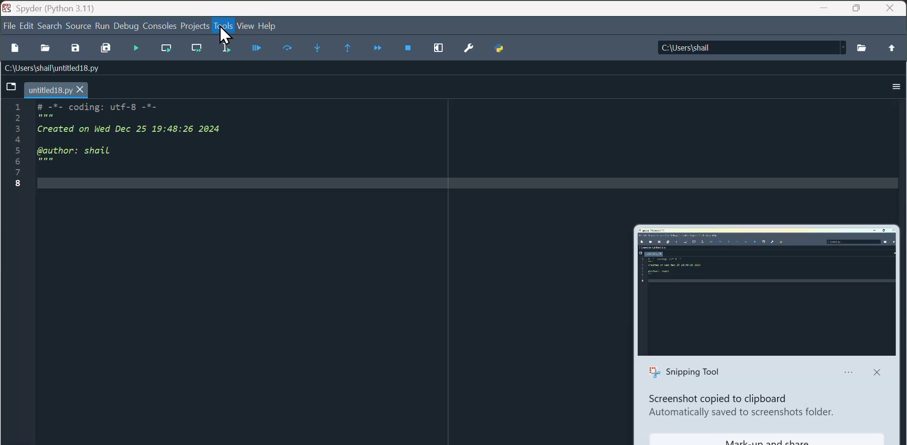 This screenshot has height=445, width=907. What do you see at coordinates (288, 50) in the screenshot?
I see `Run Current File` at bounding box center [288, 50].